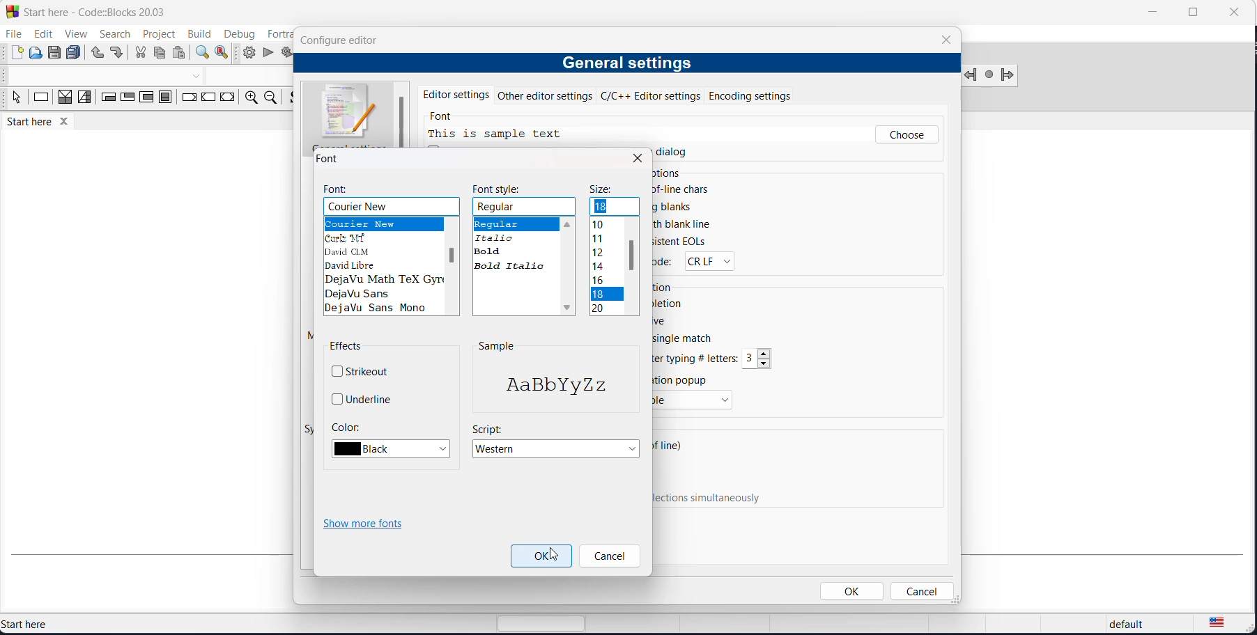 This screenshot has width=1257, height=635. What do you see at coordinates (684, 189) in the screenshot?
I see `of-line chars` at bounding box center [684, 189].